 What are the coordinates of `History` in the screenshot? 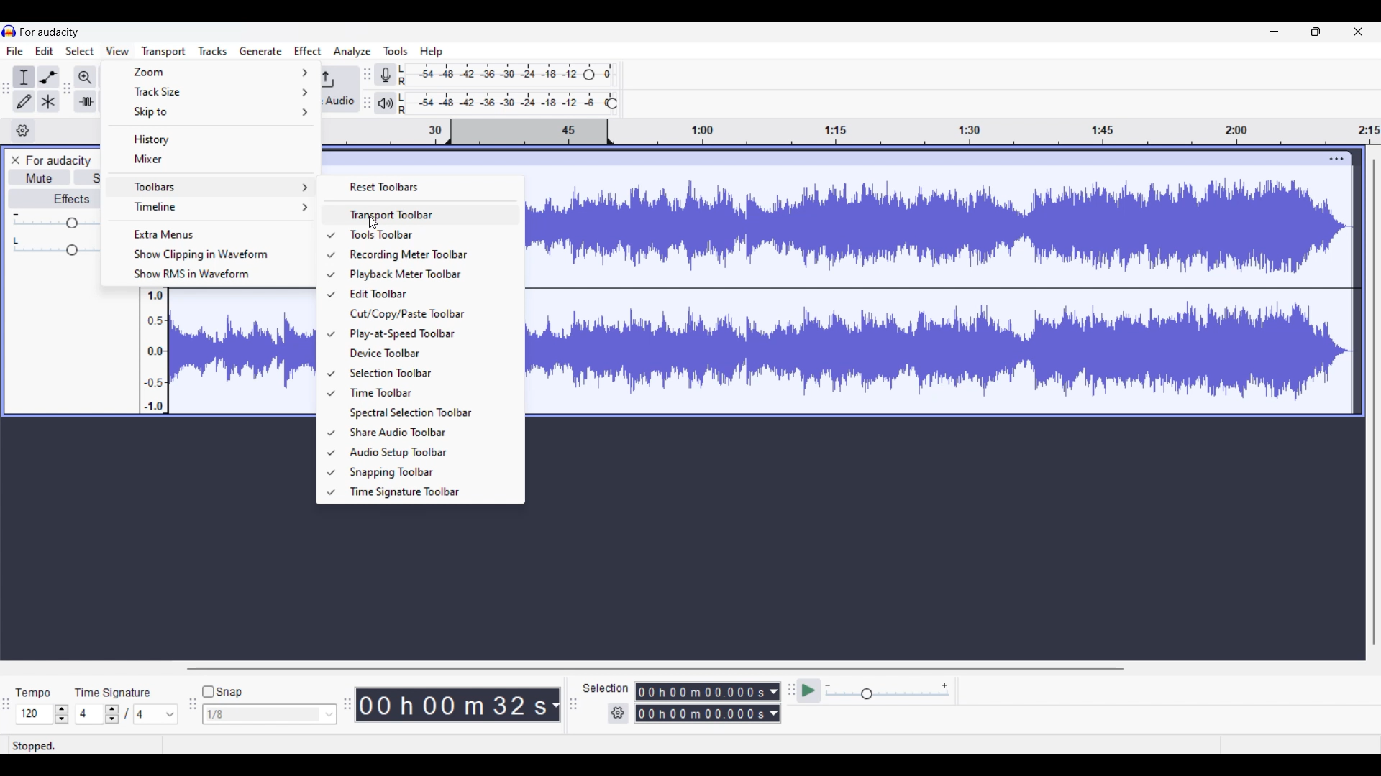 It's located at (211, 139).